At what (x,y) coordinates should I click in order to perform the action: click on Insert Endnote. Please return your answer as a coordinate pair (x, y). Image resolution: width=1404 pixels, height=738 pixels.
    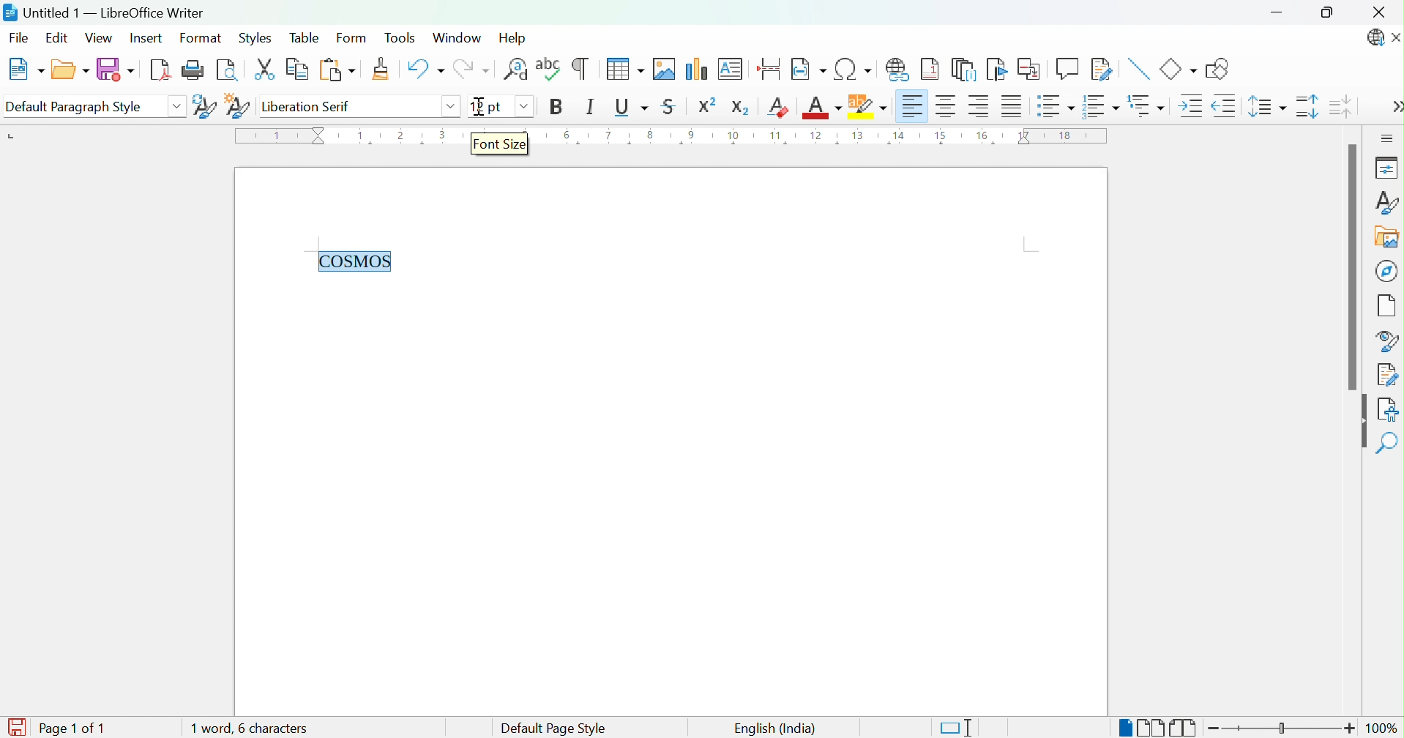
    Looking at the image, I should click on (963, 69).